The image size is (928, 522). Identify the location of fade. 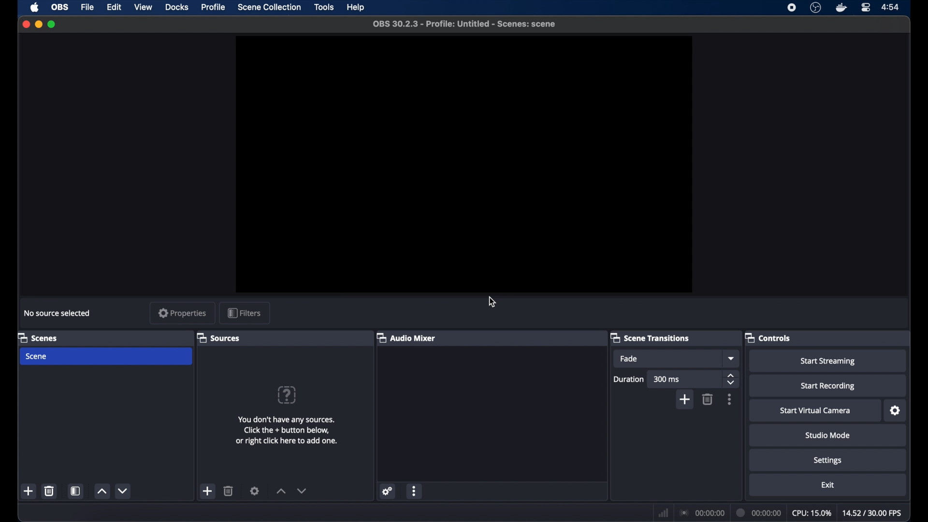
(628, 359).